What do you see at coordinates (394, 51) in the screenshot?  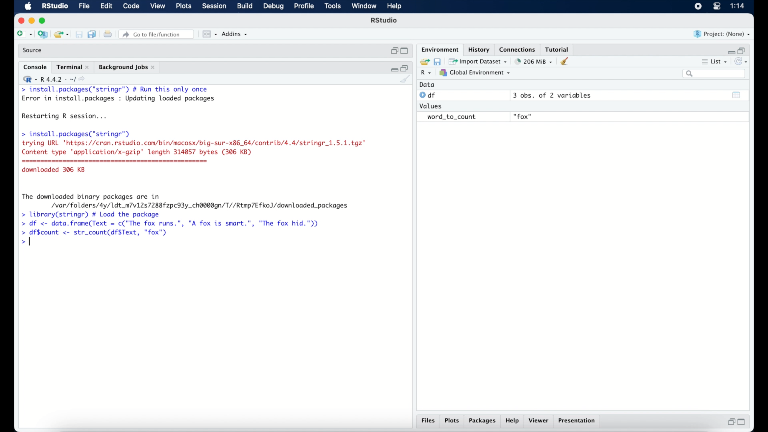 I see `restore down` at bounding box center [394, 51].